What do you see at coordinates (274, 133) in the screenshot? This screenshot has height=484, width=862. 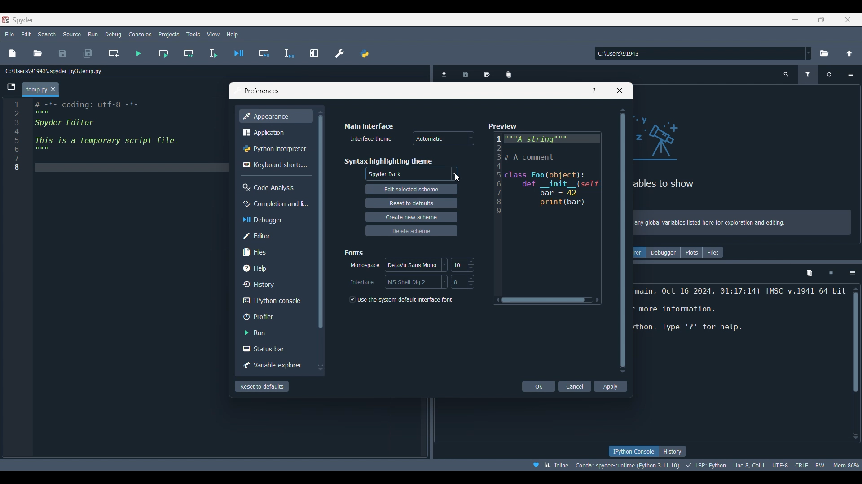 I see `Application` at bounding box center [274, 133].